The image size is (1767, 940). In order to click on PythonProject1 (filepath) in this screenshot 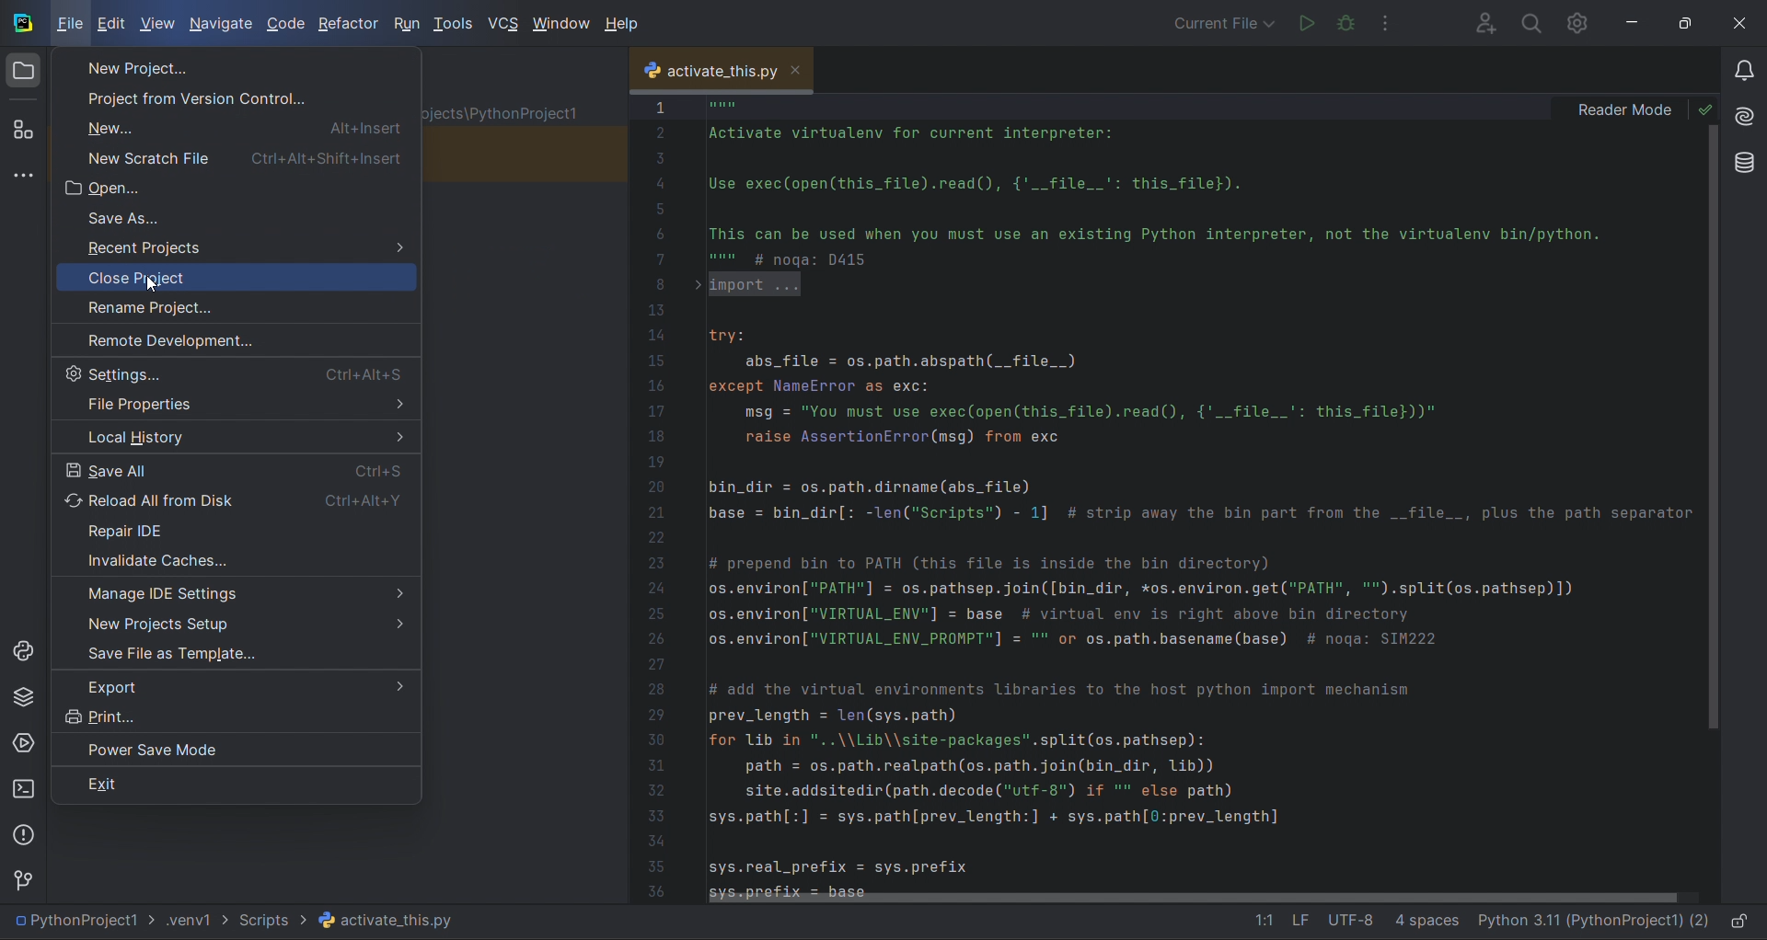, I will do `click(236, 923)`.